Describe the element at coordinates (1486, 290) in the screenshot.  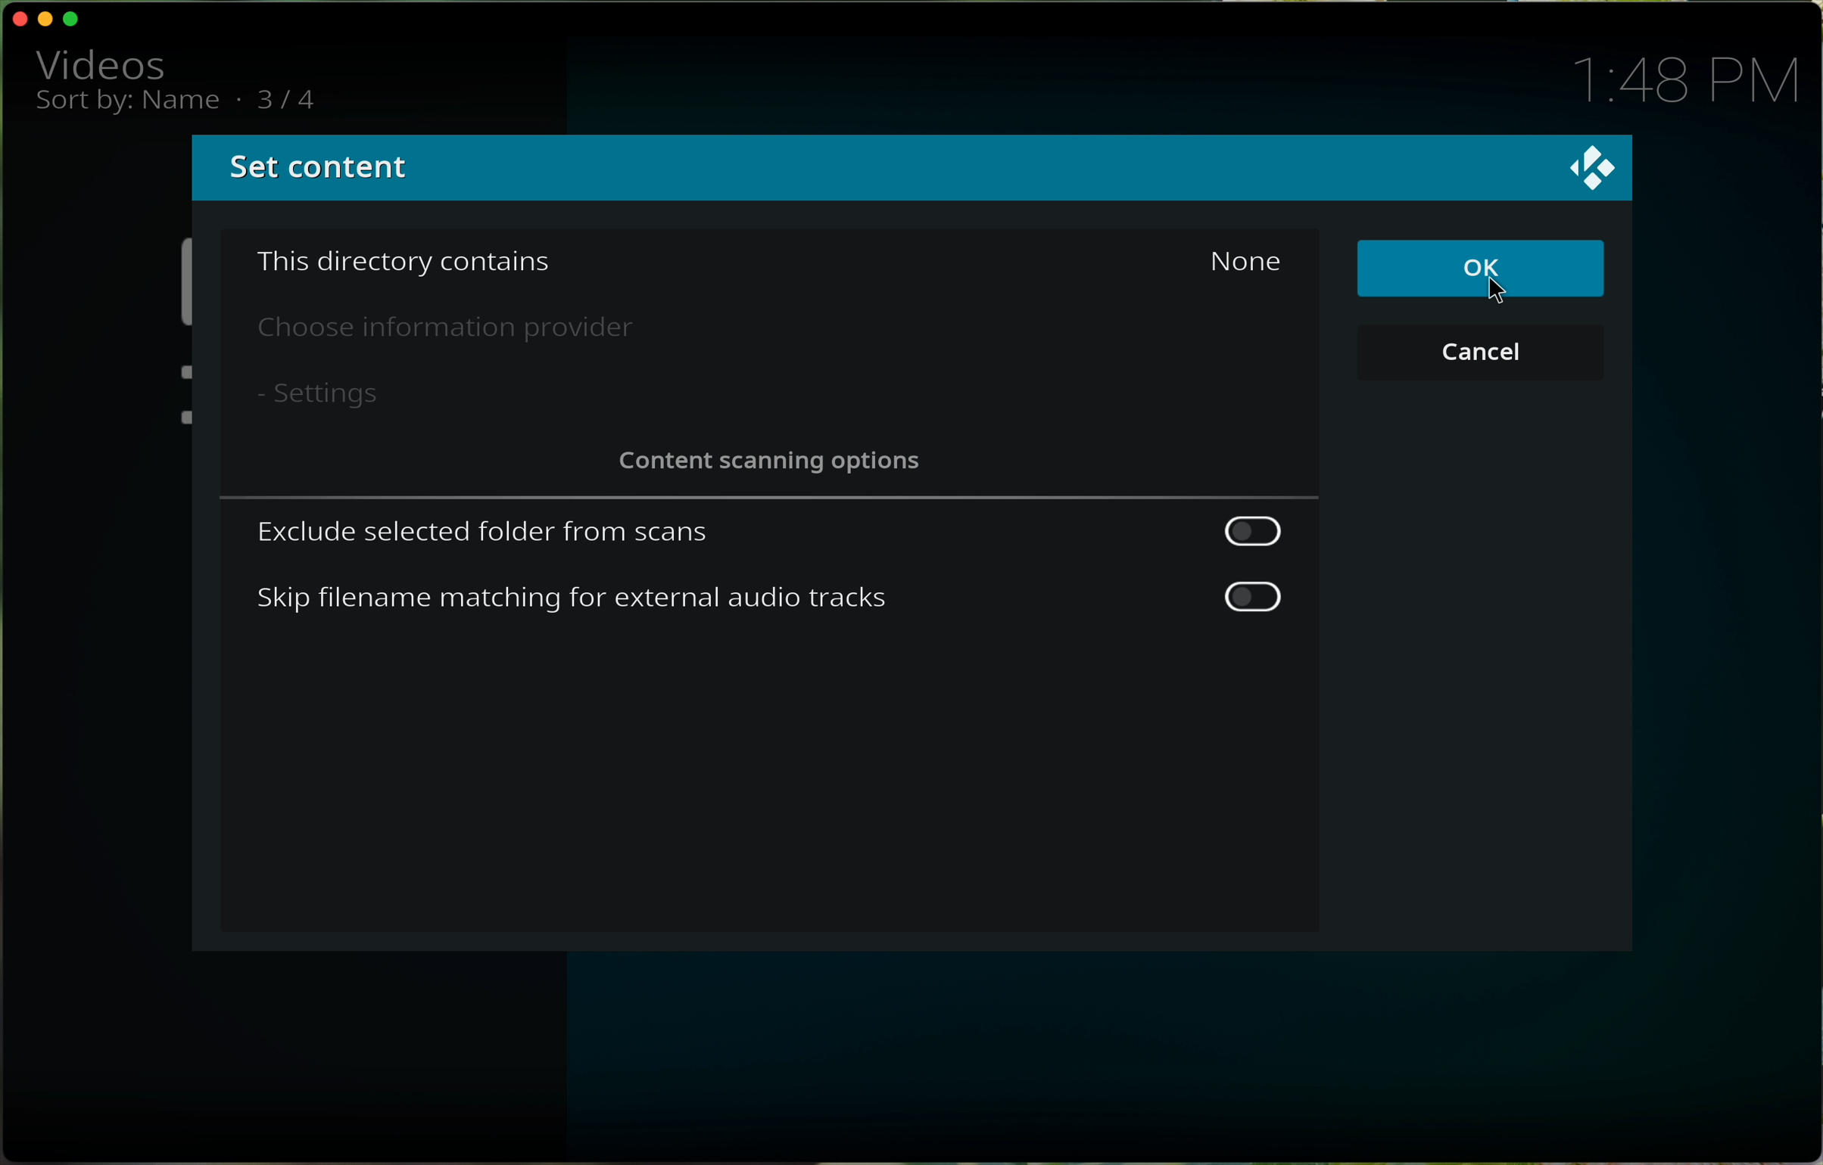
I see `cursor` at that location.